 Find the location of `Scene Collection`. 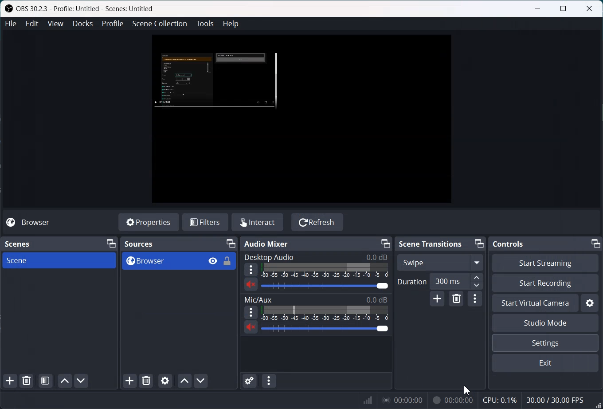

Scene Collection is located at coordinates (160, 24).